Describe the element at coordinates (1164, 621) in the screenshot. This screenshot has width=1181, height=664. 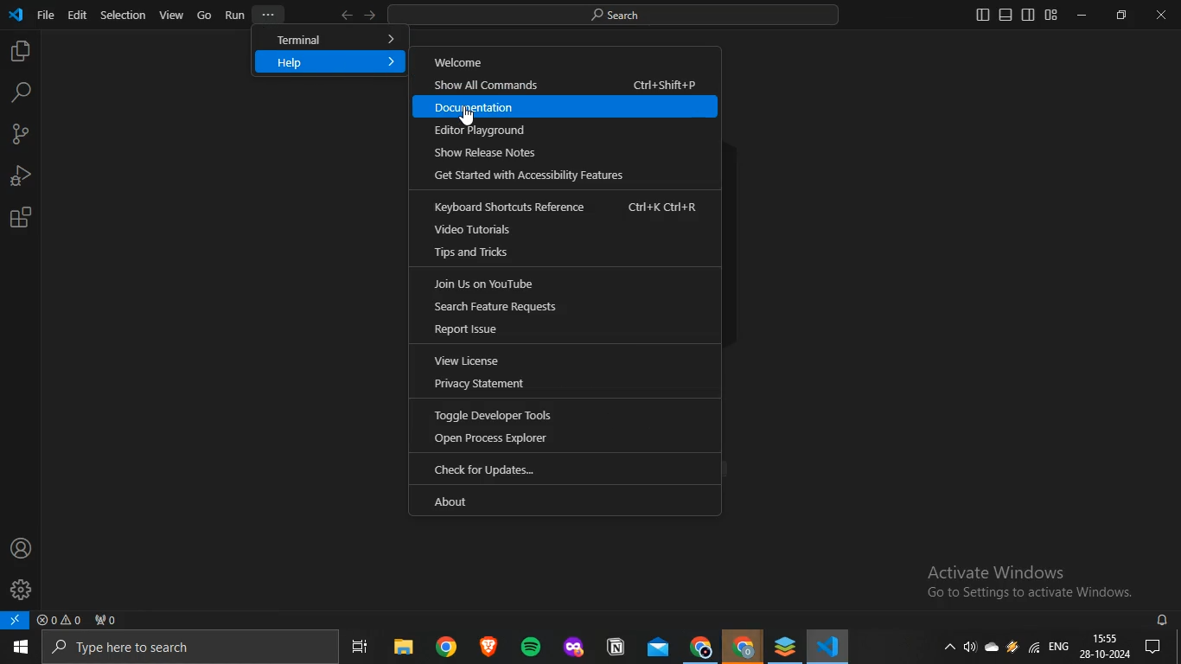
I see `notifications` at that location.